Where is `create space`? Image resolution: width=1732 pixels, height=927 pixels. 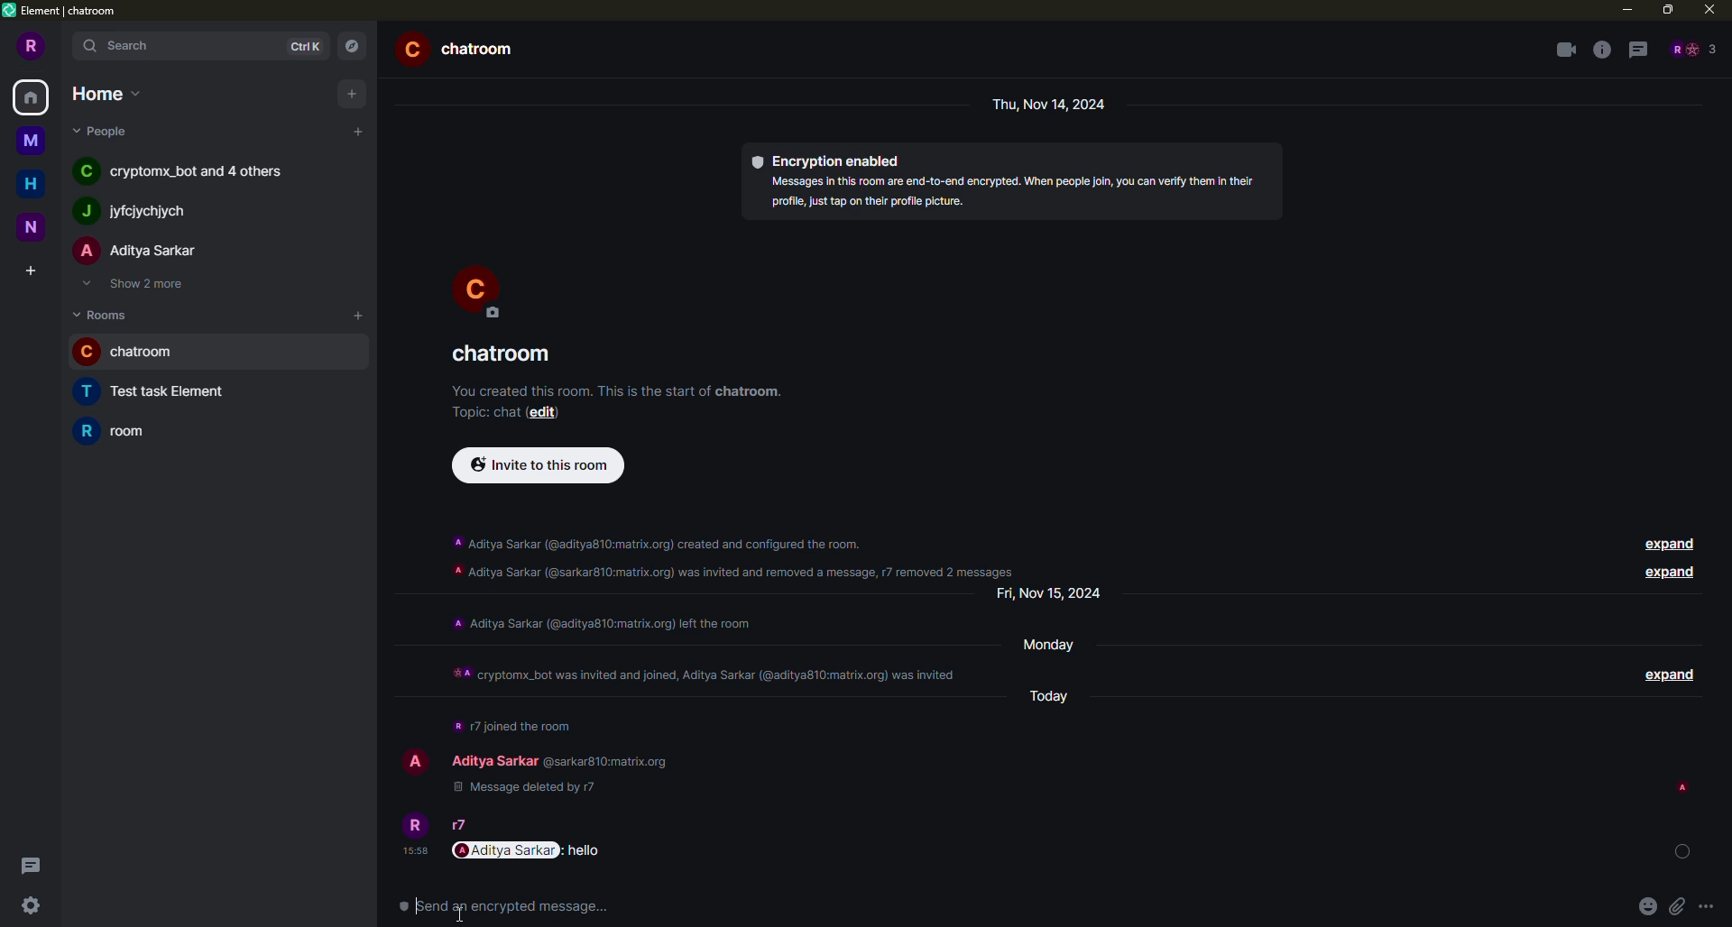
create space is located at coordinates (27, 271).